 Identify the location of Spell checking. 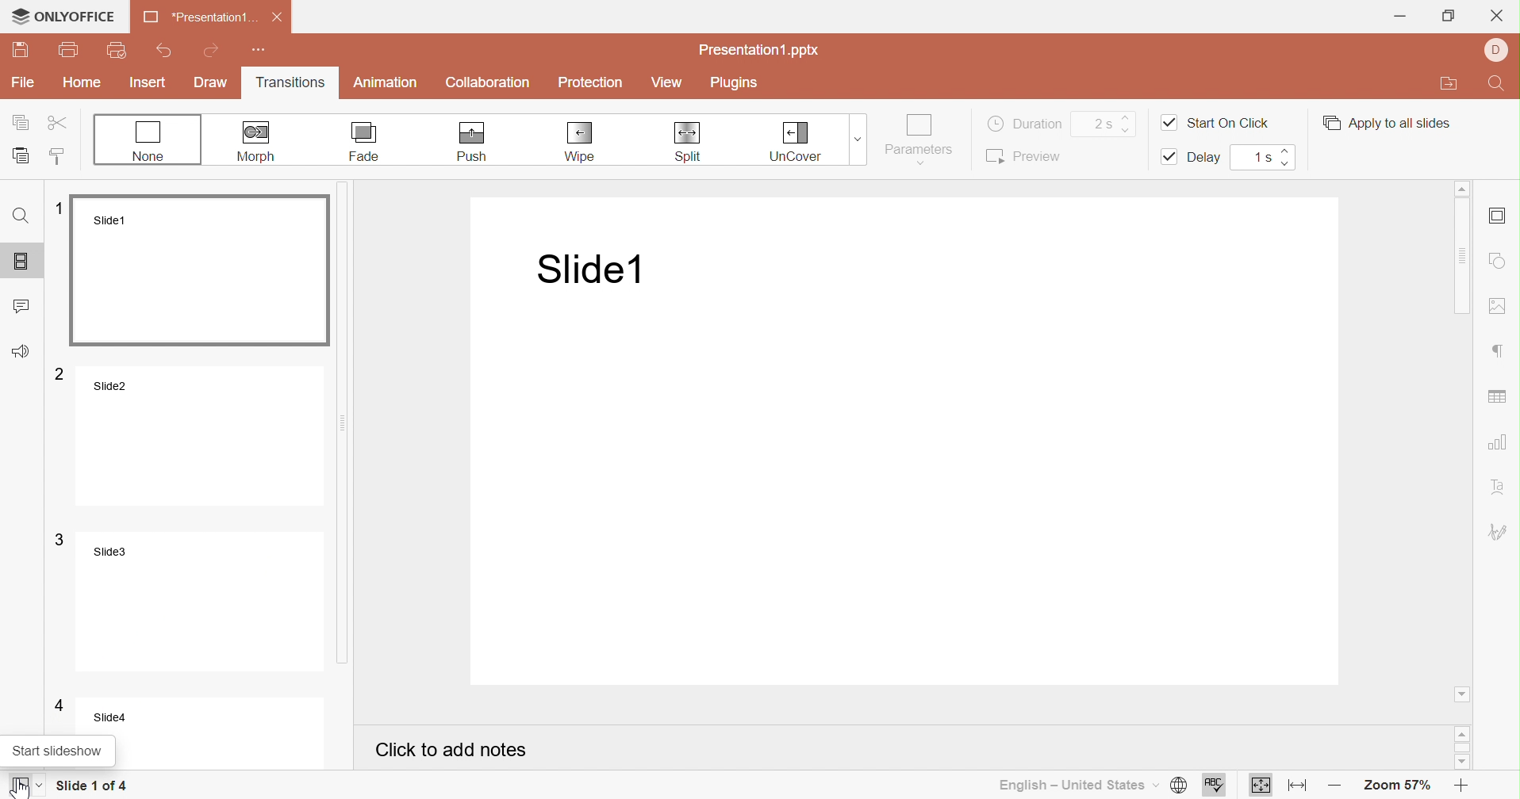
(1215, 786).